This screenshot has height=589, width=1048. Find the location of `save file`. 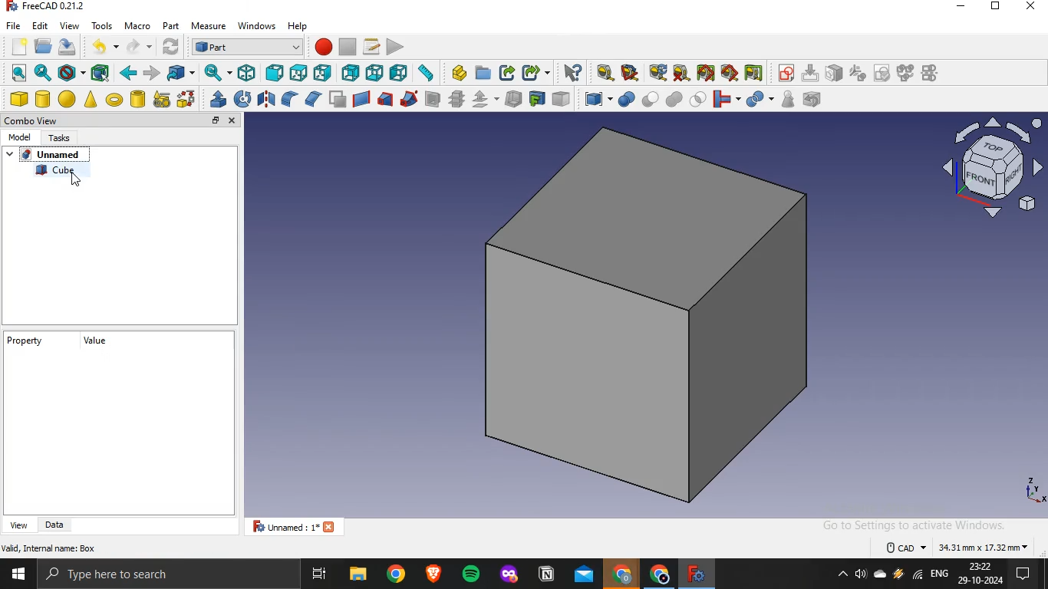

save file is located at coordinates (68, 47).